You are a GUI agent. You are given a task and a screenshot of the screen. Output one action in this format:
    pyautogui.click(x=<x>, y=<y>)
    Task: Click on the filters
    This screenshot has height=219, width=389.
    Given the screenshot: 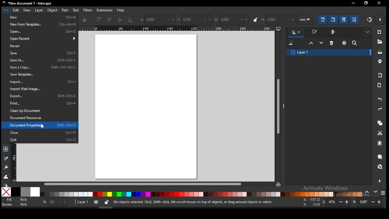 What is the action you would take?
    pyautogui.click(x=87, y=10)
    